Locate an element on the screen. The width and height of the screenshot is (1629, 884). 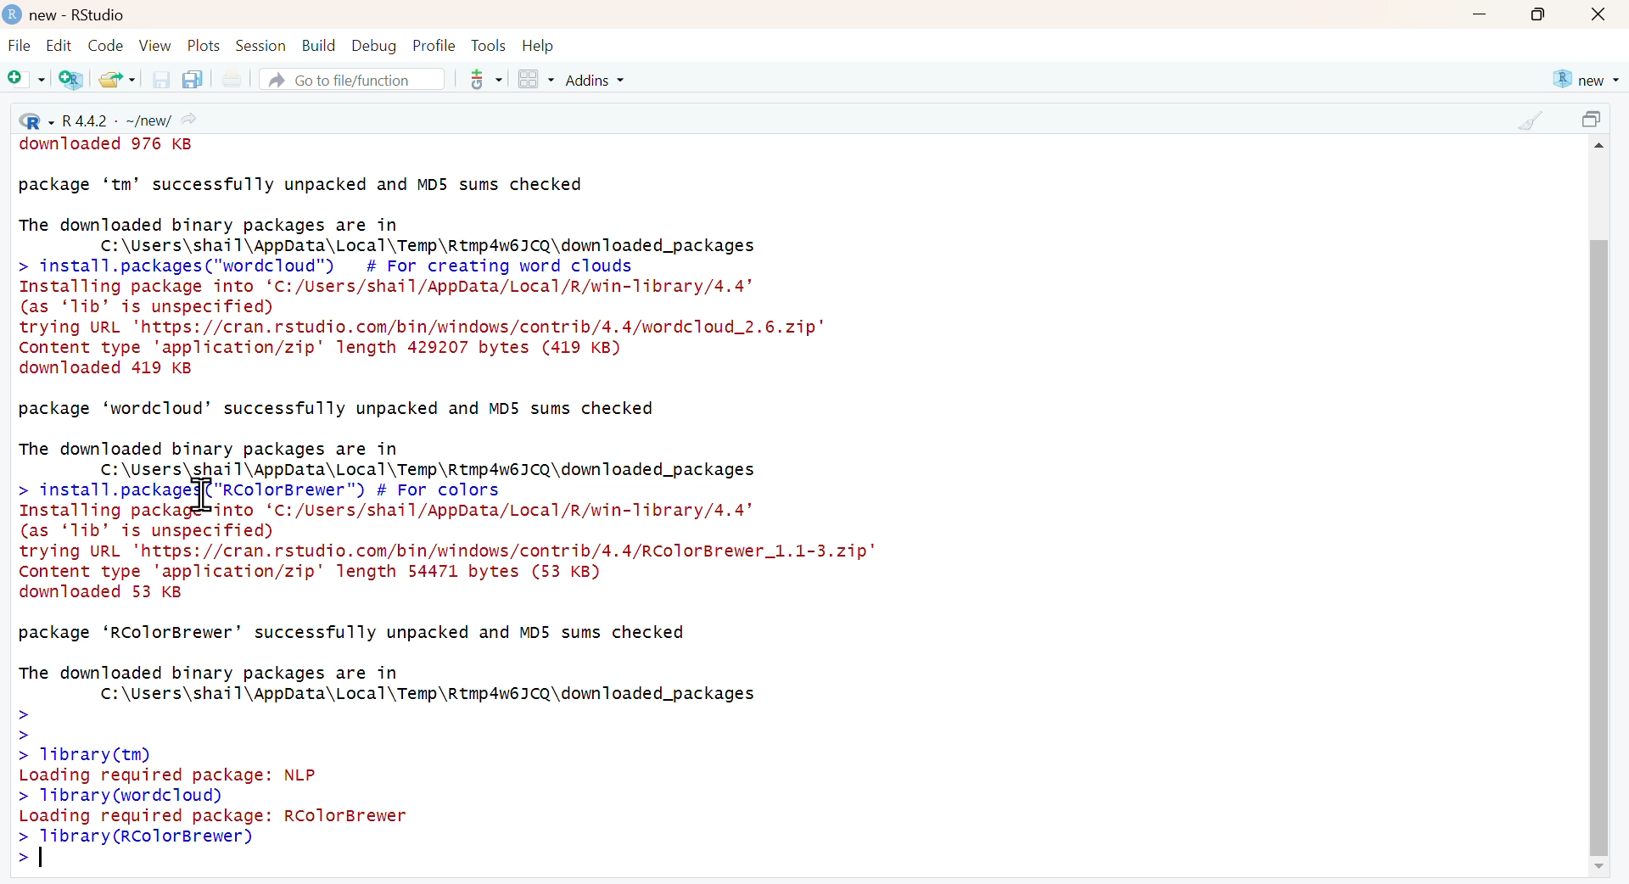
Plots is located at coordinates (206, 46).